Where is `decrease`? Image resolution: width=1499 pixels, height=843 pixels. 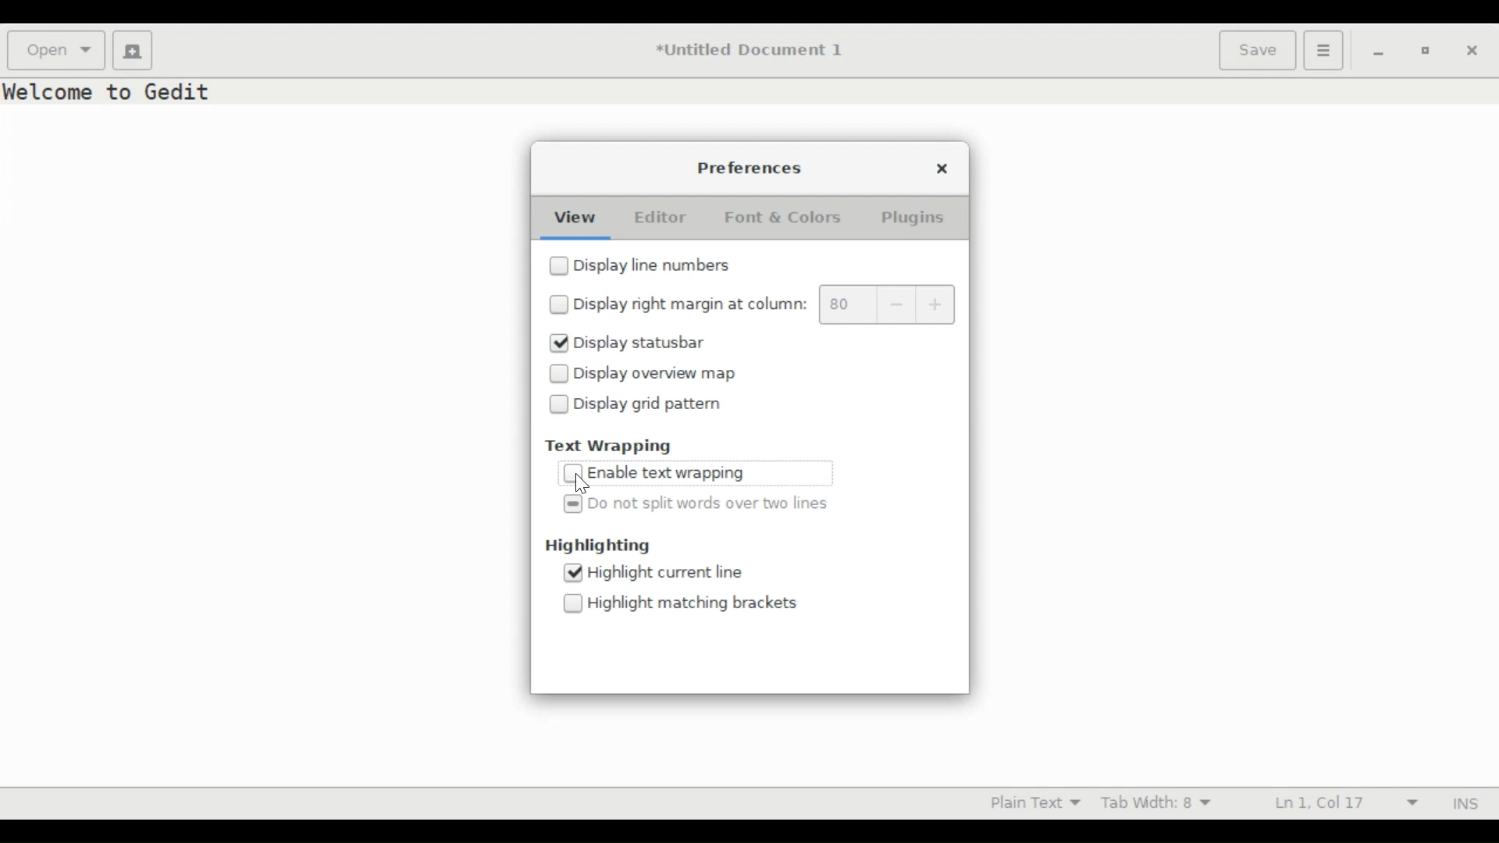
decrease is located at coordinates (897, 304).